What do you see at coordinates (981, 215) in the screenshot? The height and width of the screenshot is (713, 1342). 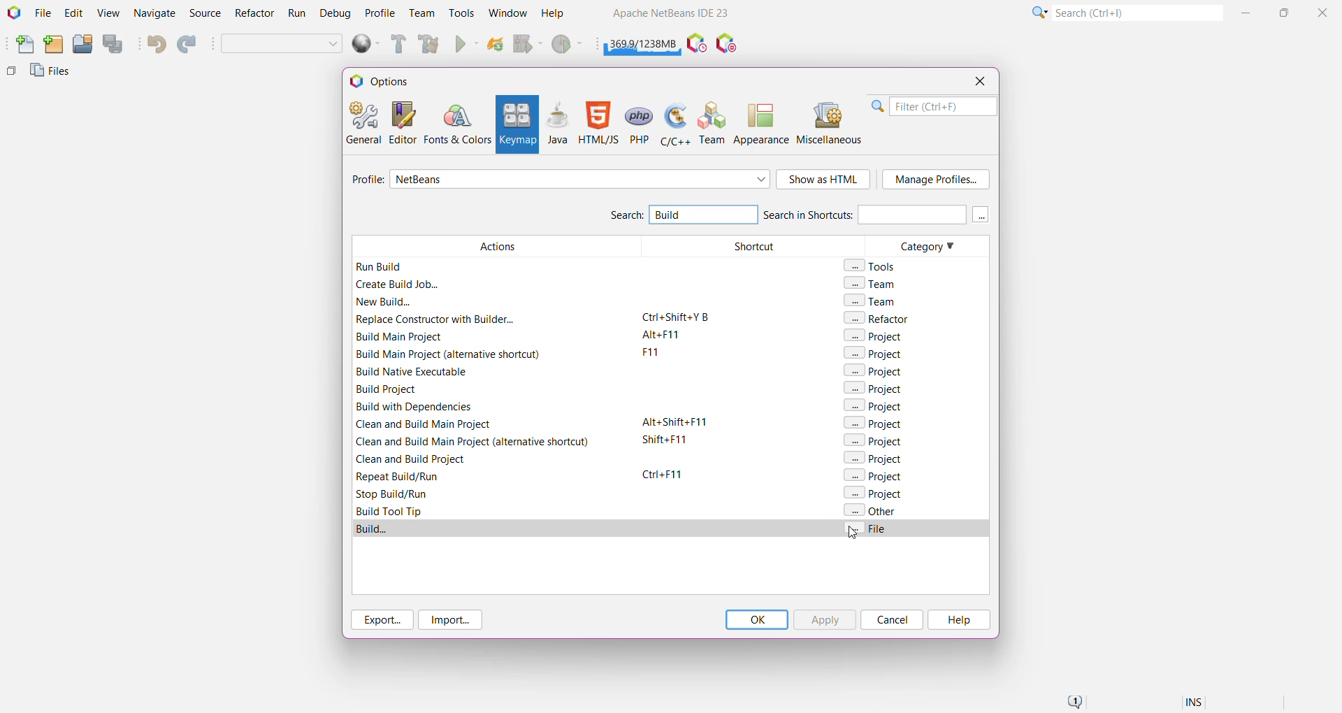 I see `More keys` at bounding box center [981, 215].